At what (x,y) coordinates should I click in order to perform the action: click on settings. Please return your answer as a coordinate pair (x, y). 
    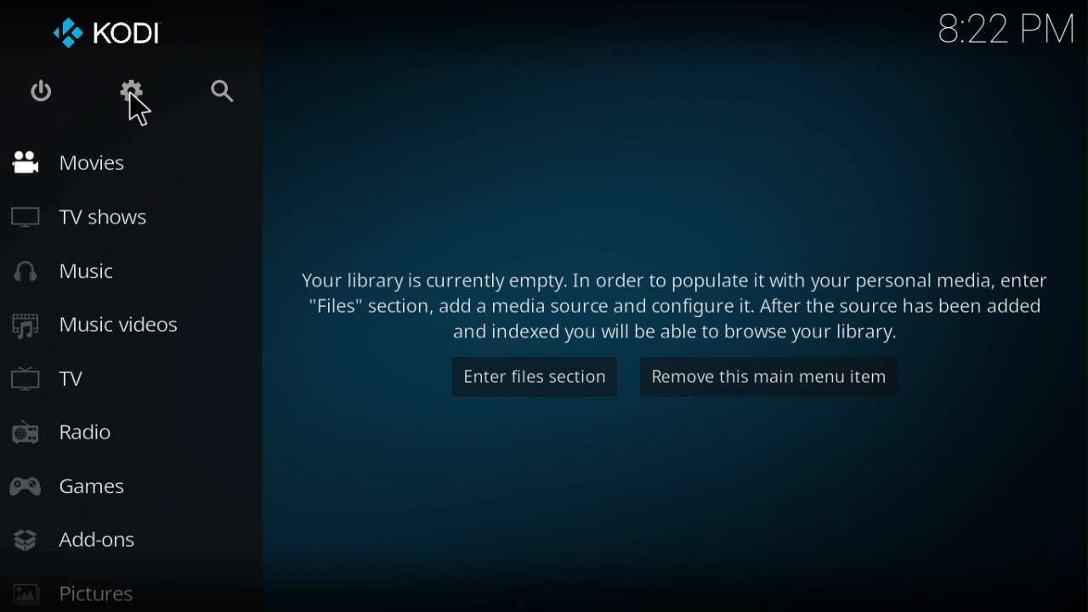
    Looking at the image, I should click on (131, 92).